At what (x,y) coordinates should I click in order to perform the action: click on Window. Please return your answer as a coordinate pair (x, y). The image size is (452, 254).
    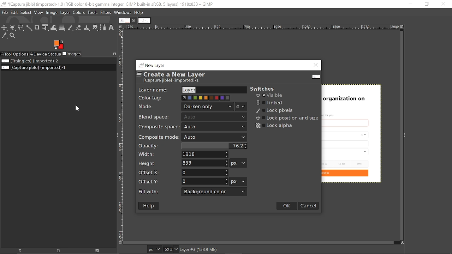
    Looking at the image, I should click on (123, 12).